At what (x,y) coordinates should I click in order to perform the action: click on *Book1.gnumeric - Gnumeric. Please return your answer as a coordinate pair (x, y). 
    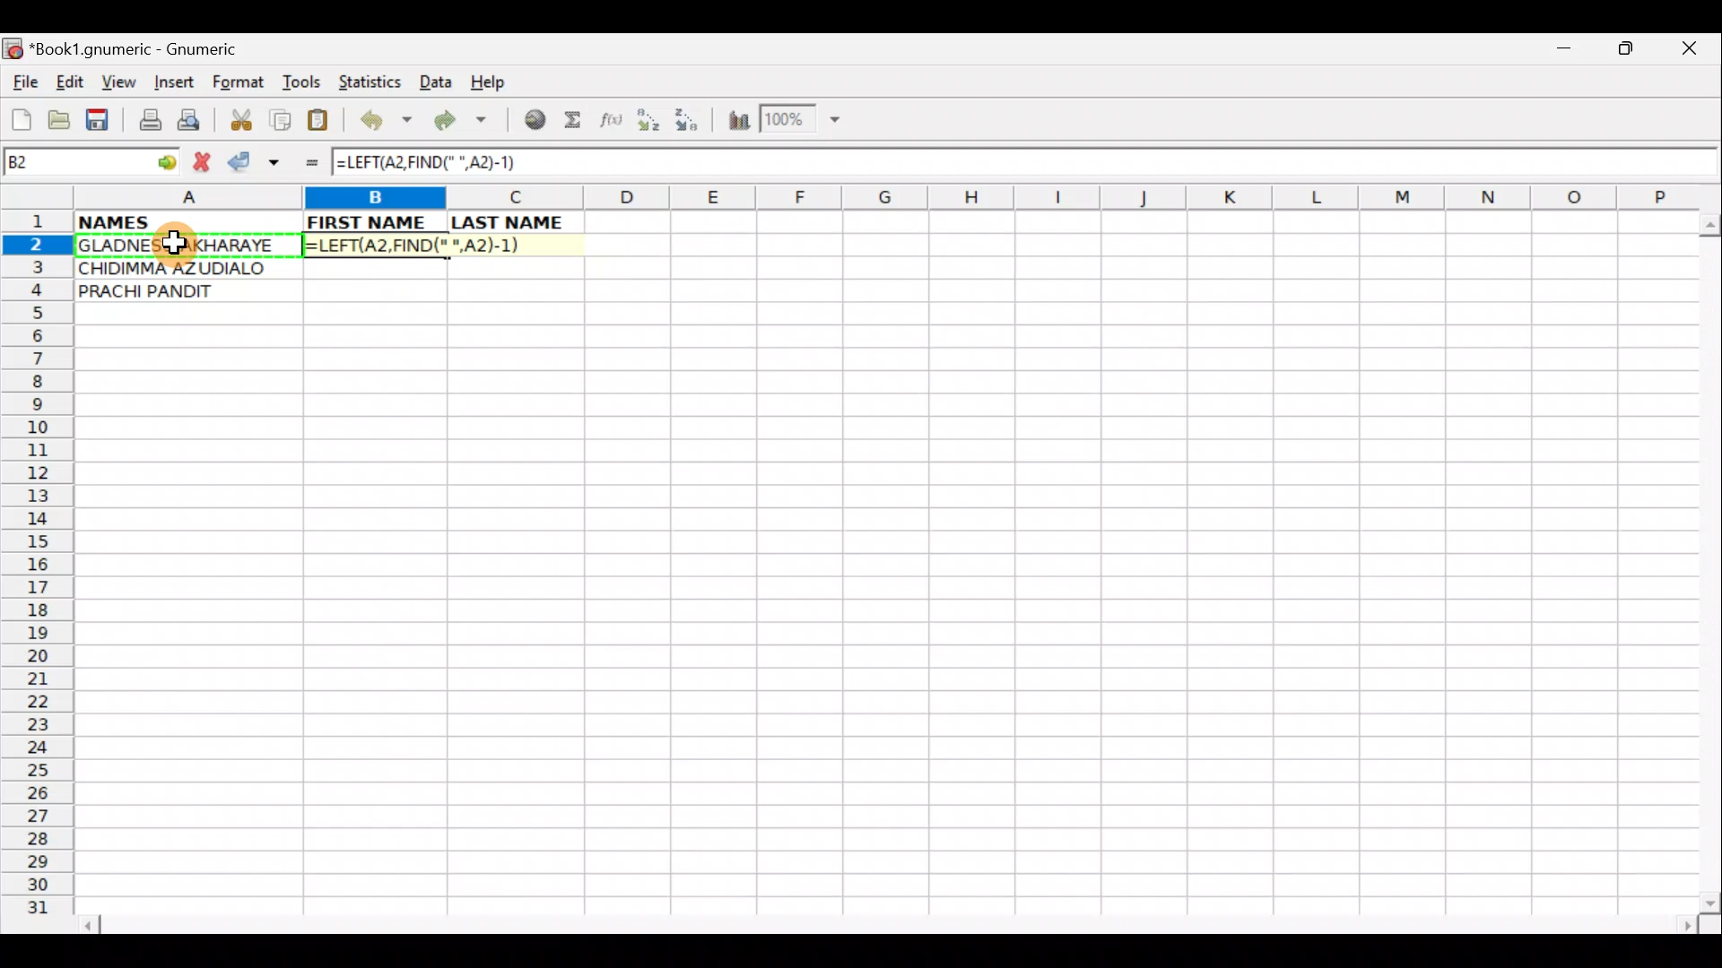
    Looking at the image, I should click on (150, 49).